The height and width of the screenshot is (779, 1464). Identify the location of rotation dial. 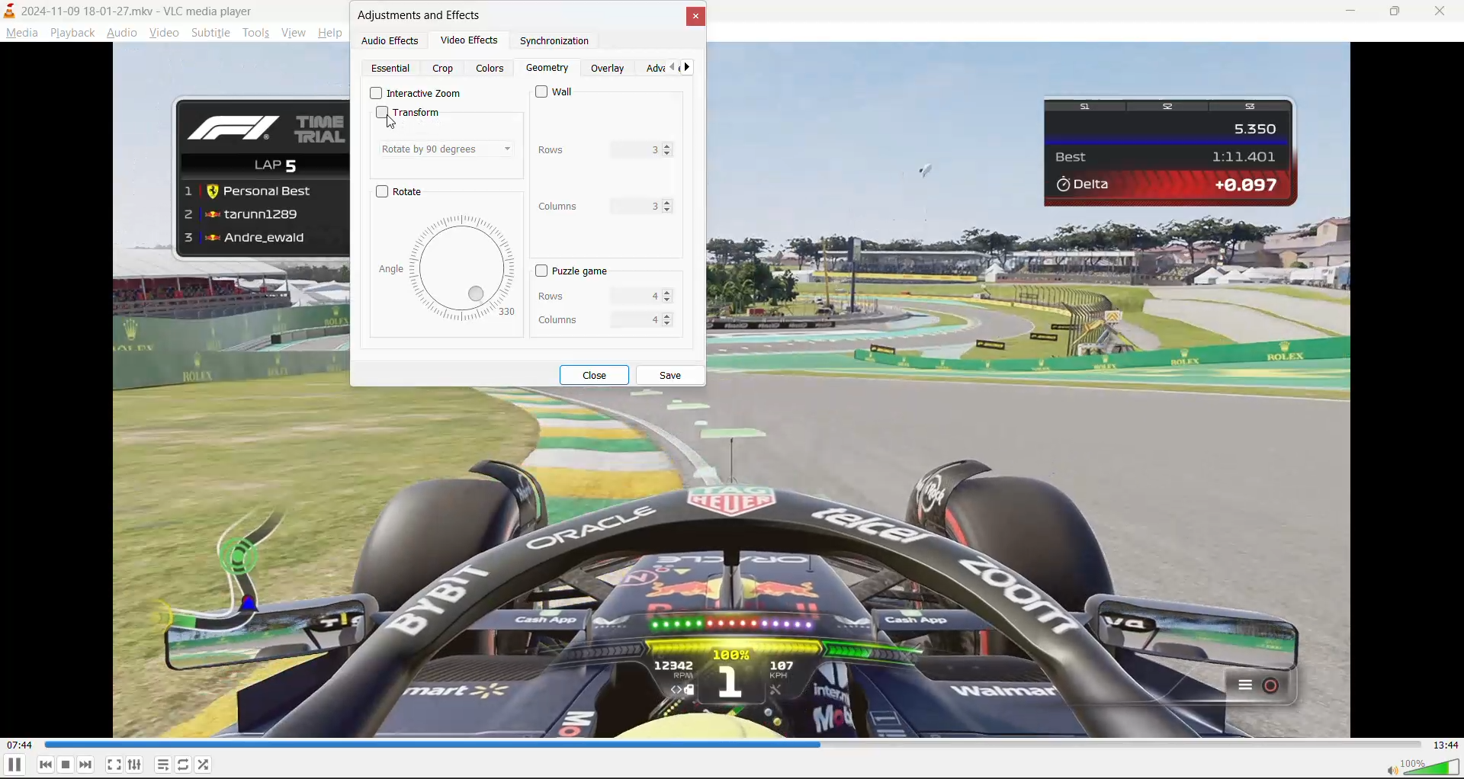
(451, 268).